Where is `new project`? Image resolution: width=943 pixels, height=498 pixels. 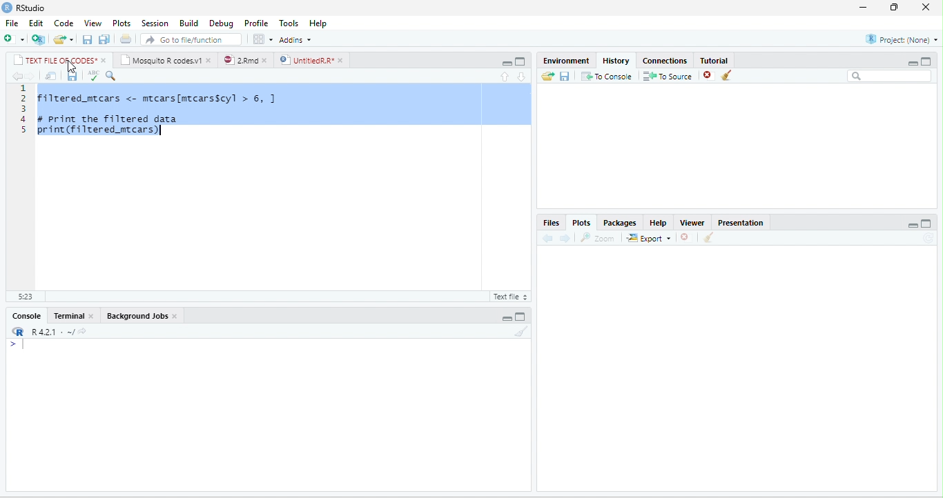
new project is located at coordinates (38, 39).